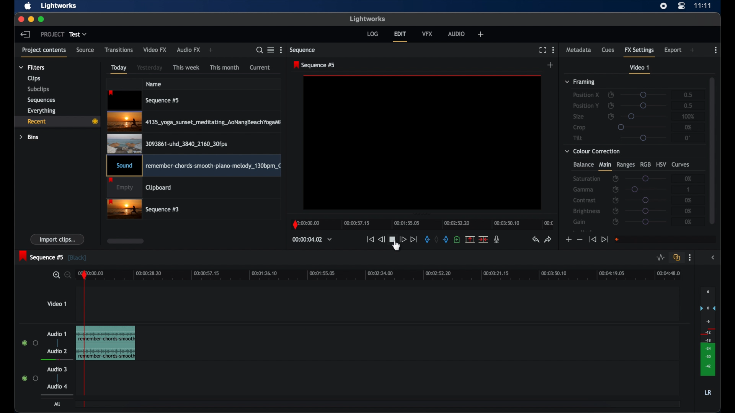 This screenshot has width=735, height=413. Describe the element at coordinates (57, 395) in the screenshot. I see `audio 4` at that location.